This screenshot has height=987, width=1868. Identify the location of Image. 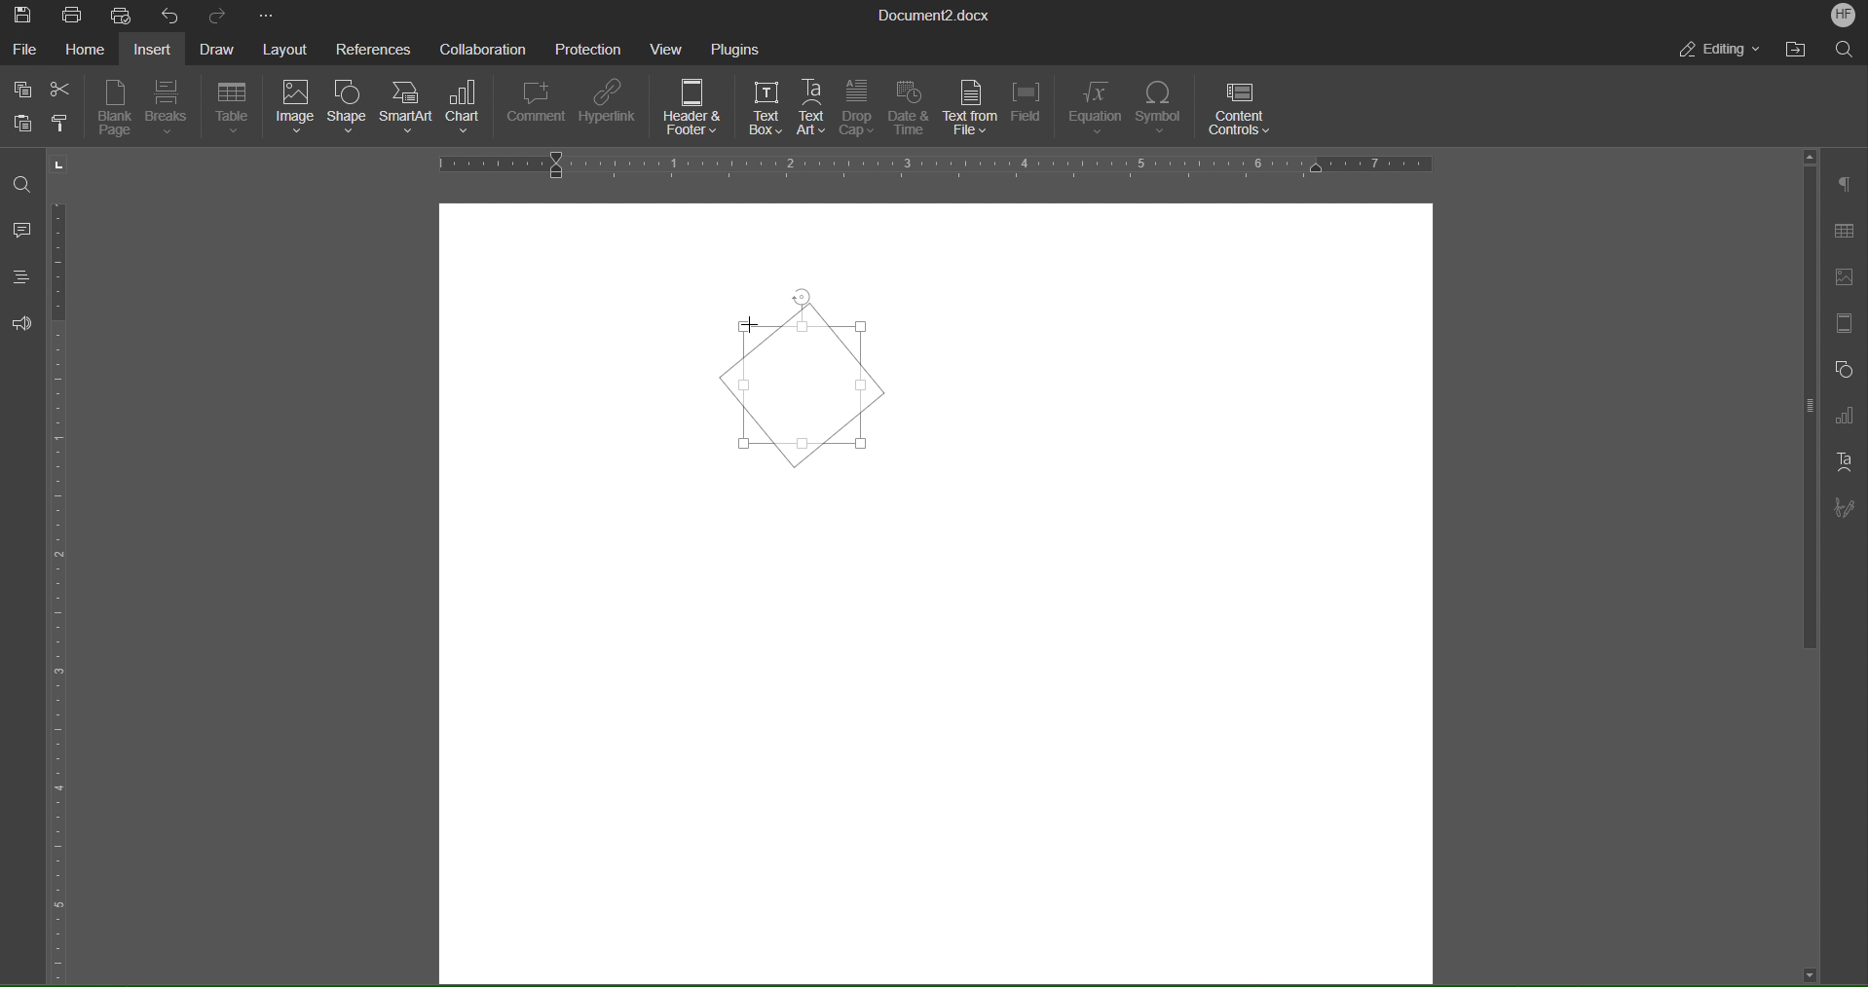
(294, 110).